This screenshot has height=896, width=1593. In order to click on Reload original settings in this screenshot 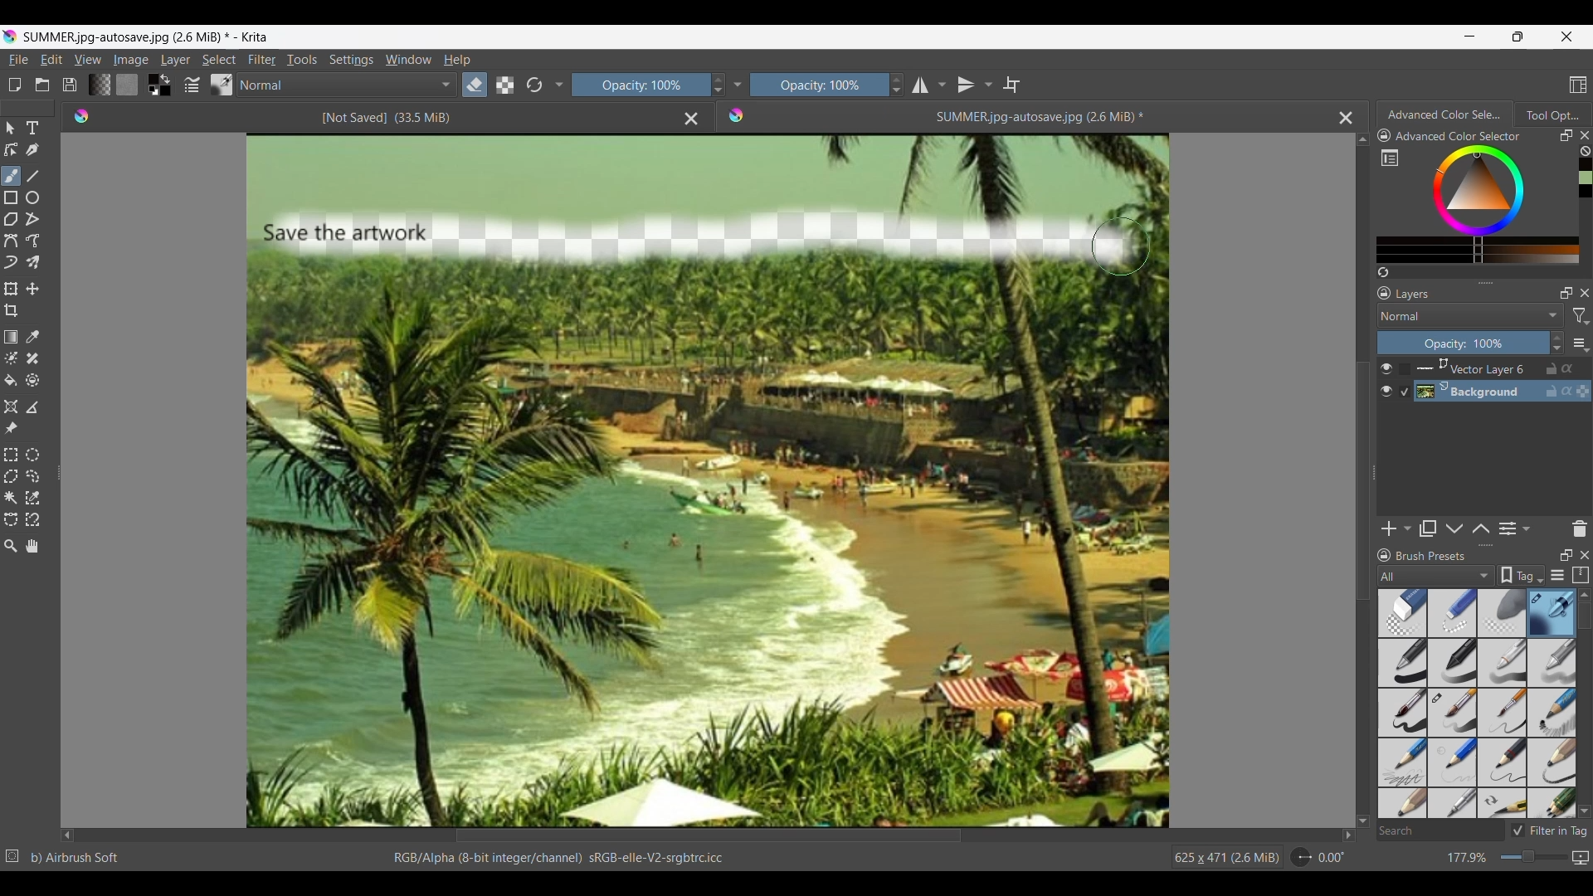, I will do `click(533, 85)`.